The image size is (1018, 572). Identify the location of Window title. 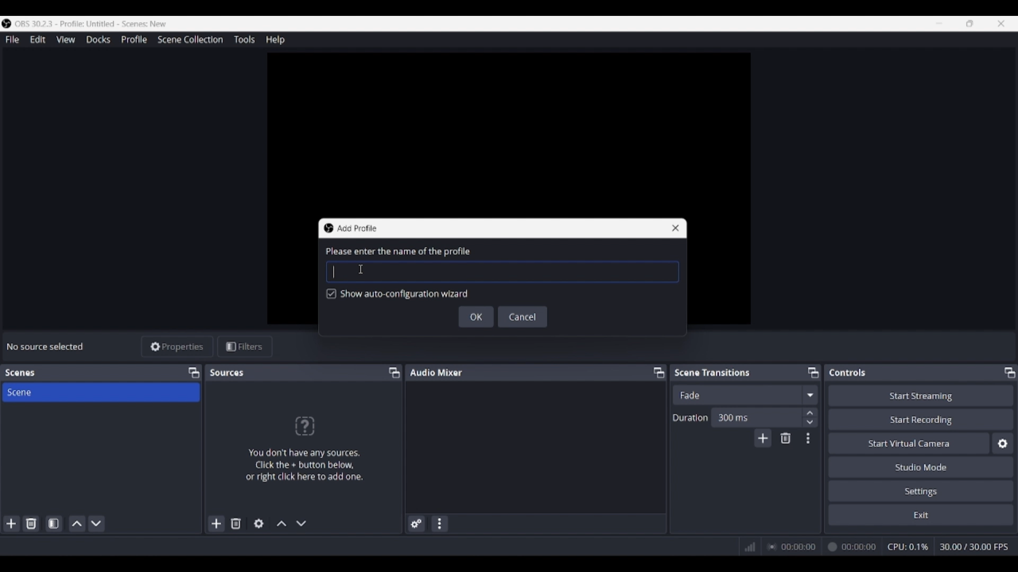
(356, 228).